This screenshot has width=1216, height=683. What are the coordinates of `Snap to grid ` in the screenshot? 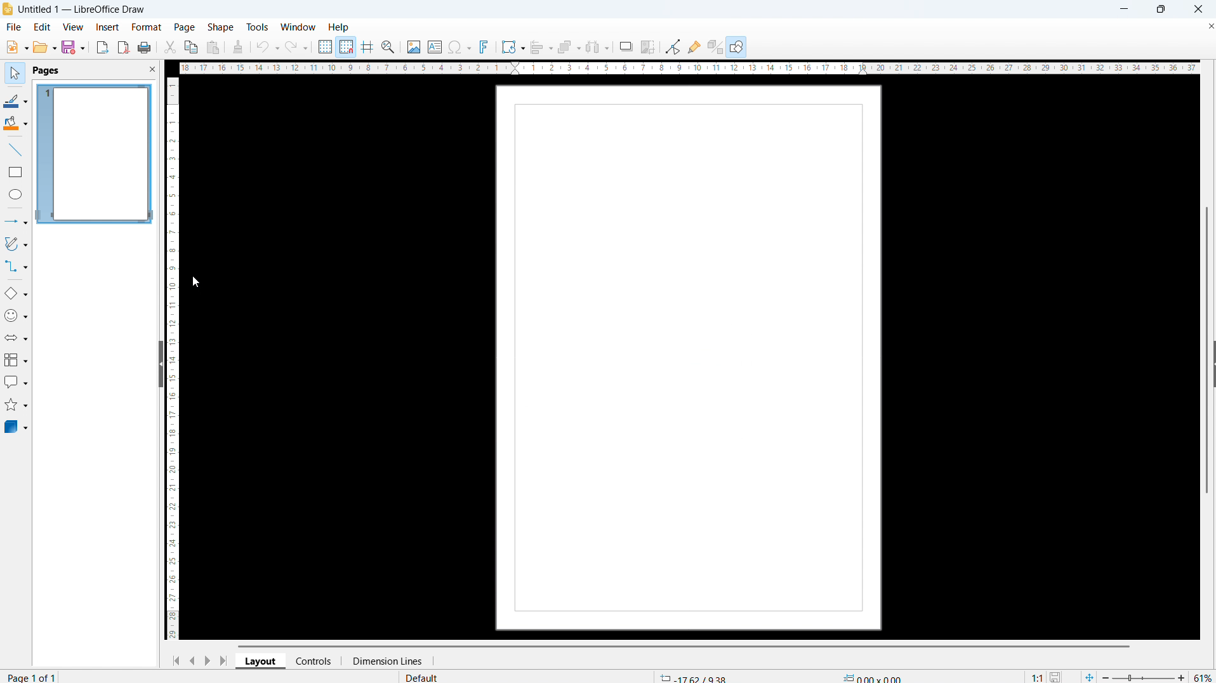 It's located at (346, 47).